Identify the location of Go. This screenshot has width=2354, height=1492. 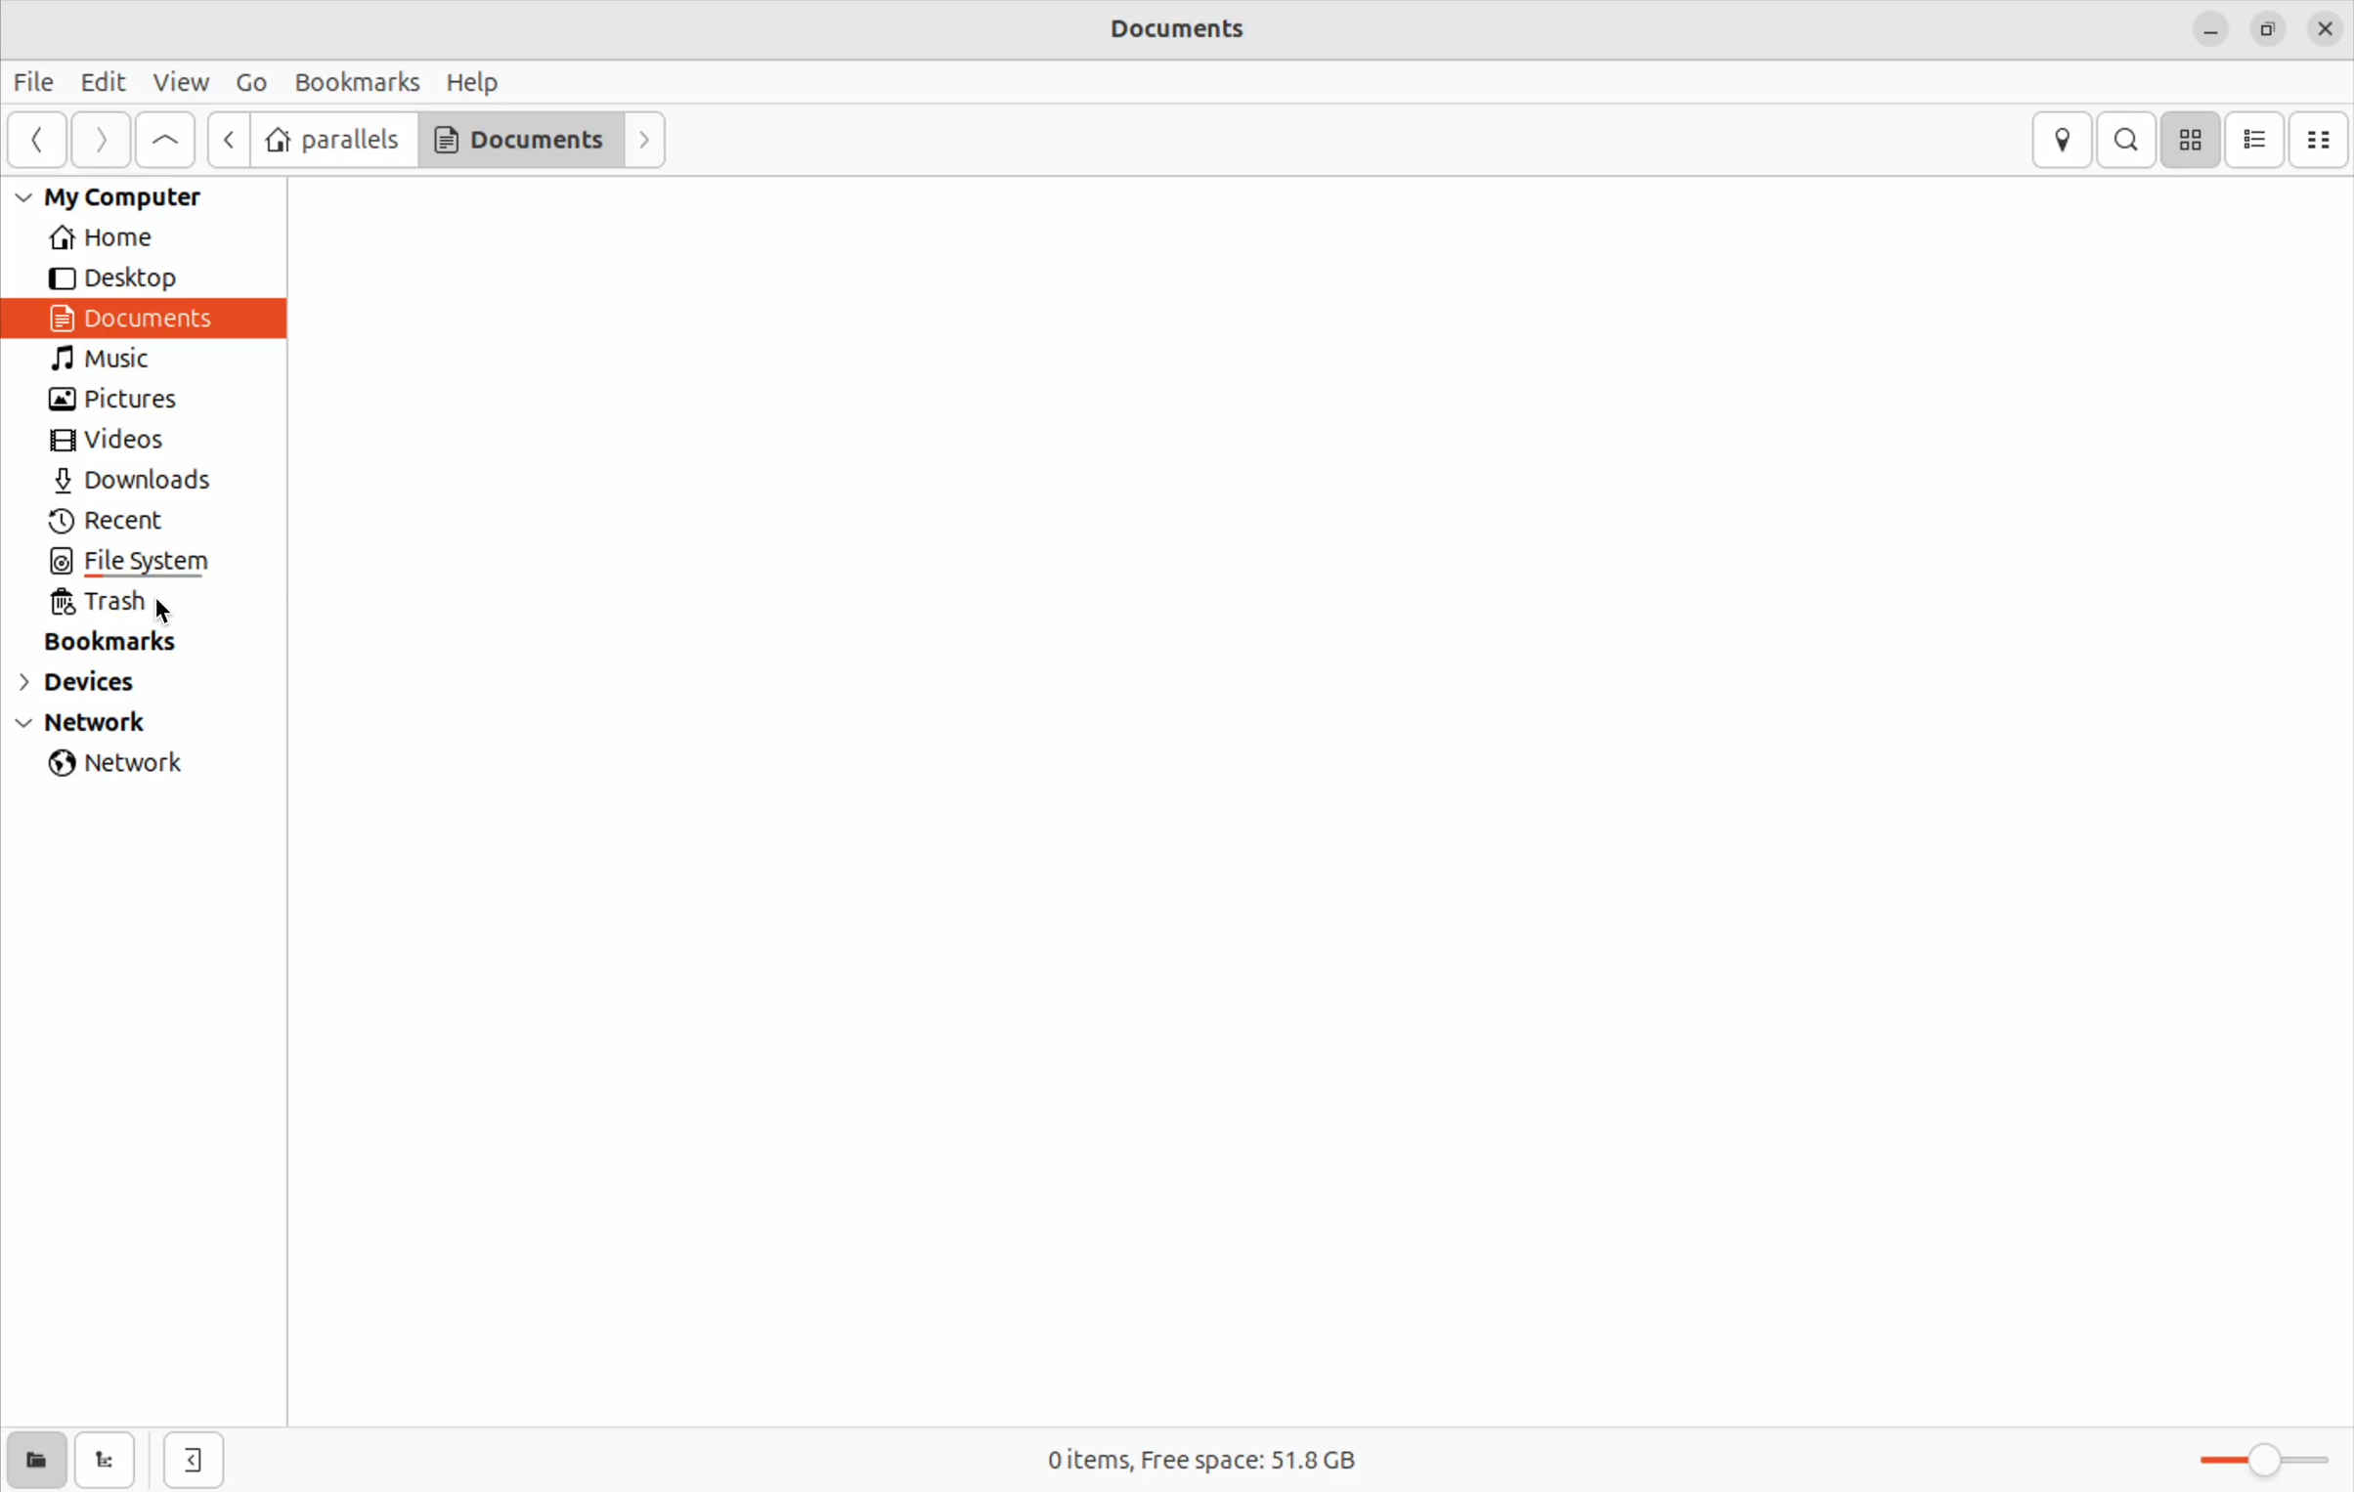
(250, 80).